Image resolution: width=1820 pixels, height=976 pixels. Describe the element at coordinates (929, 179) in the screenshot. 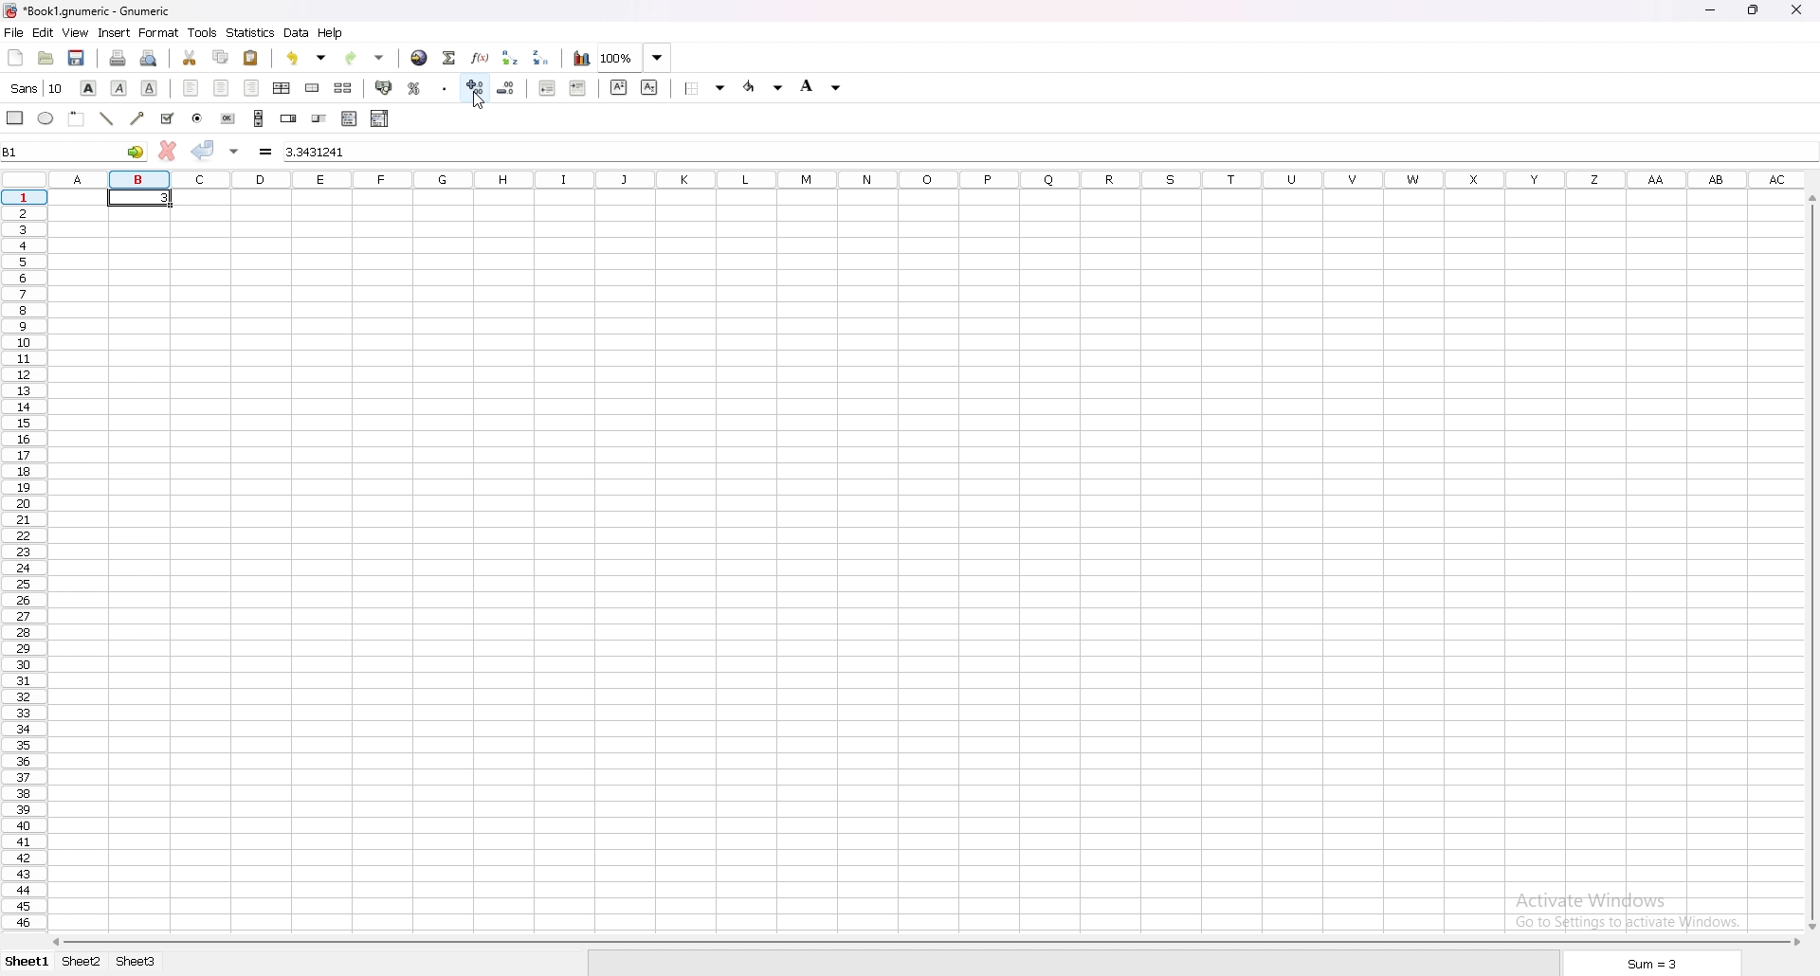

I see `column` at that location.